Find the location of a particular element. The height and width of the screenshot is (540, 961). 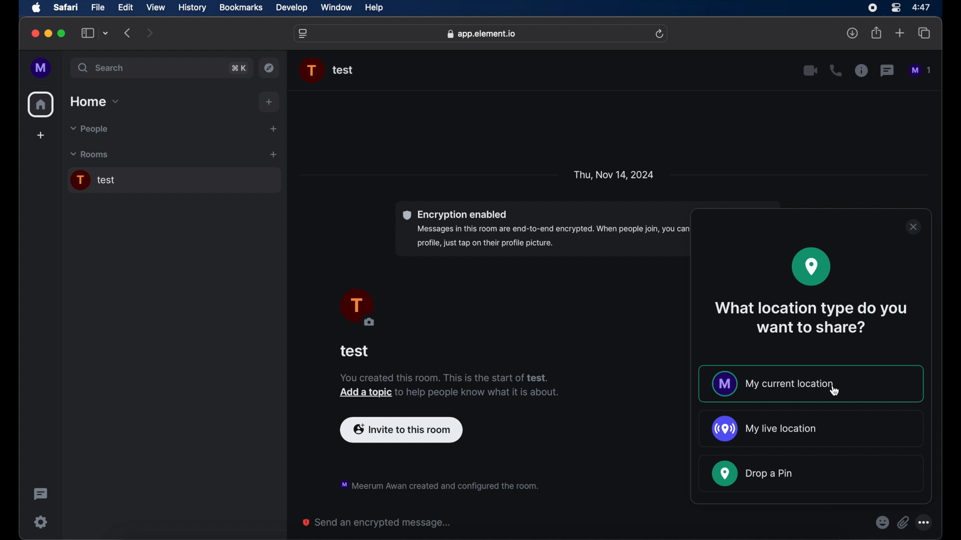

control center is located at coordinates (895, 7).